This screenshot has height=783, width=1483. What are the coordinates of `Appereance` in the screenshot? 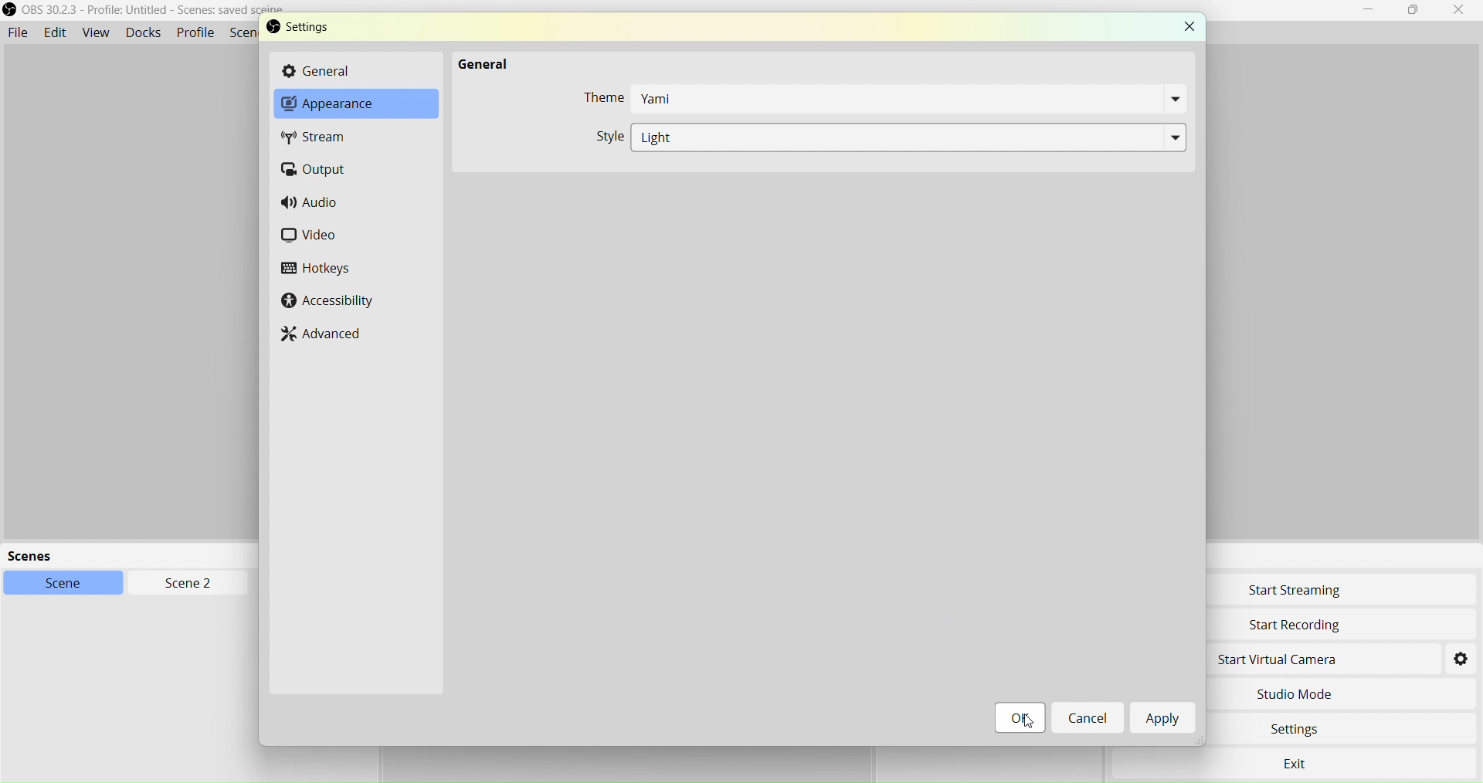 It's located at (346, 107).